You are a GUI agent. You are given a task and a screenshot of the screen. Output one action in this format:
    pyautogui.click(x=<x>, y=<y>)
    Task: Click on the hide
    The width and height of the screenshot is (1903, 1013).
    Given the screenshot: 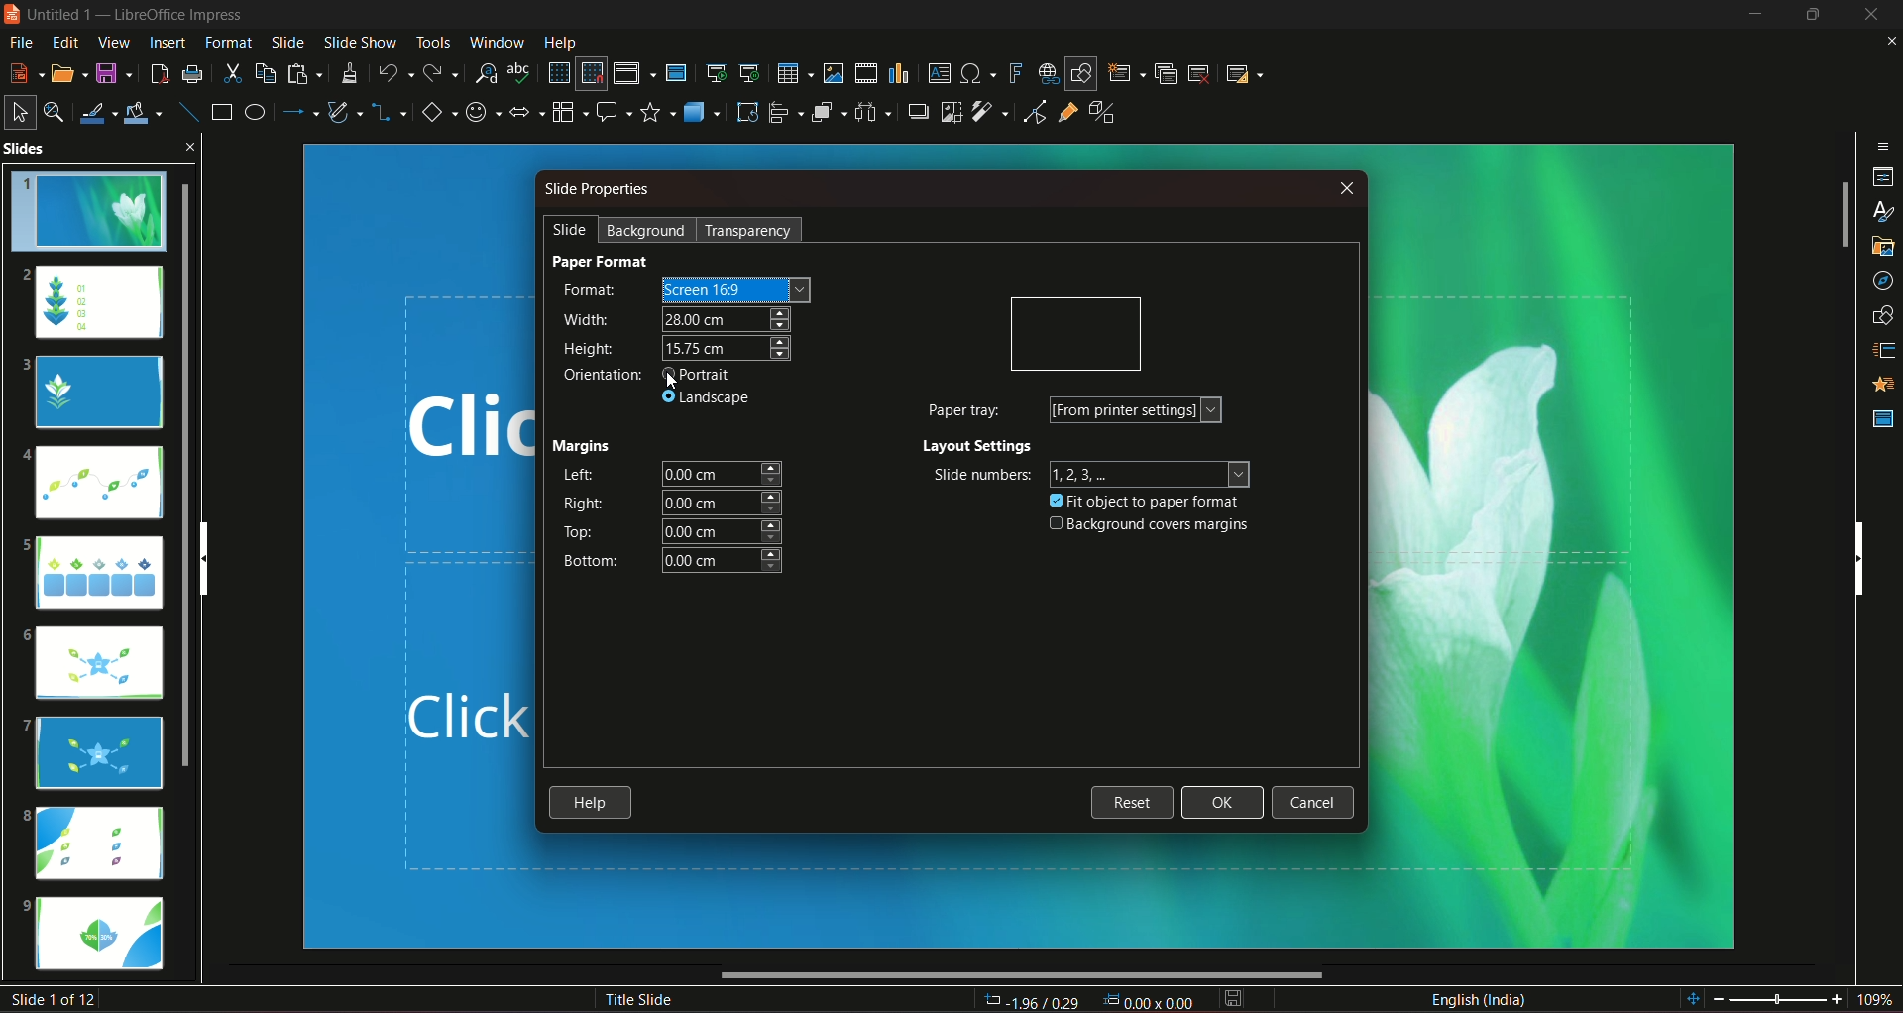 What is the action you would take?
    pyautogui.click(x=1809, y=15)
    